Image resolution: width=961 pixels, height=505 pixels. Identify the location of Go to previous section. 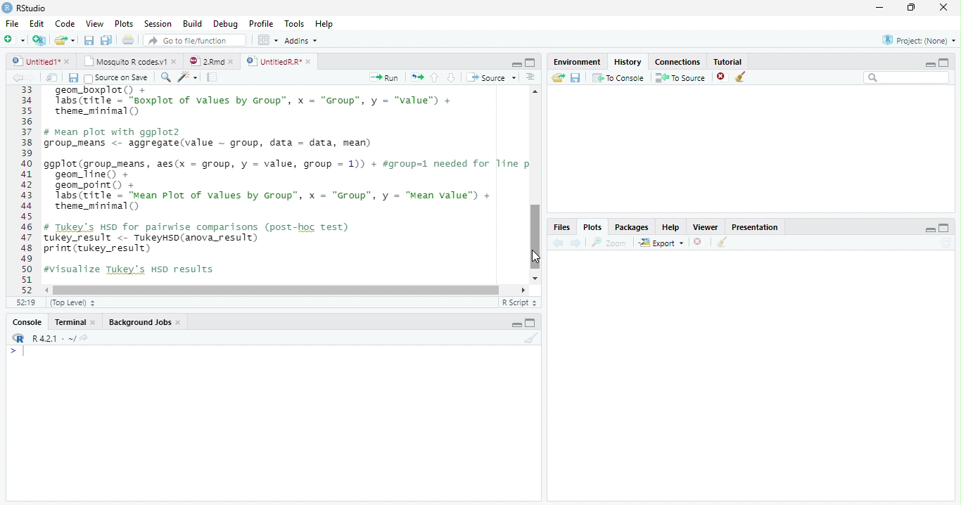
(434, 77).